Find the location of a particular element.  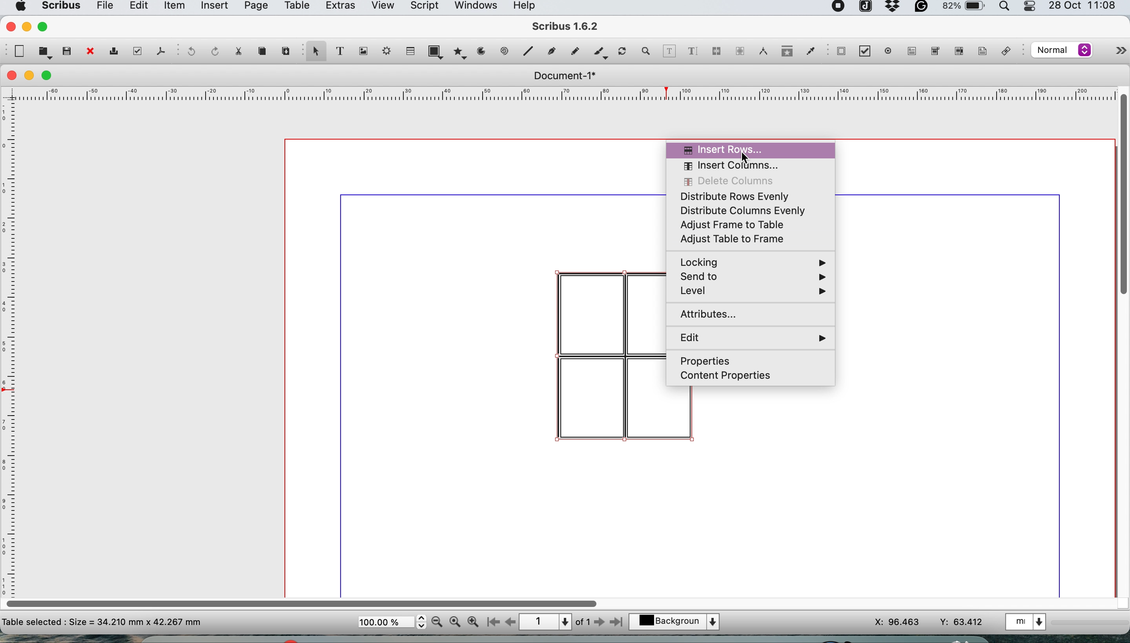

close is located at coordinates (10, 76).